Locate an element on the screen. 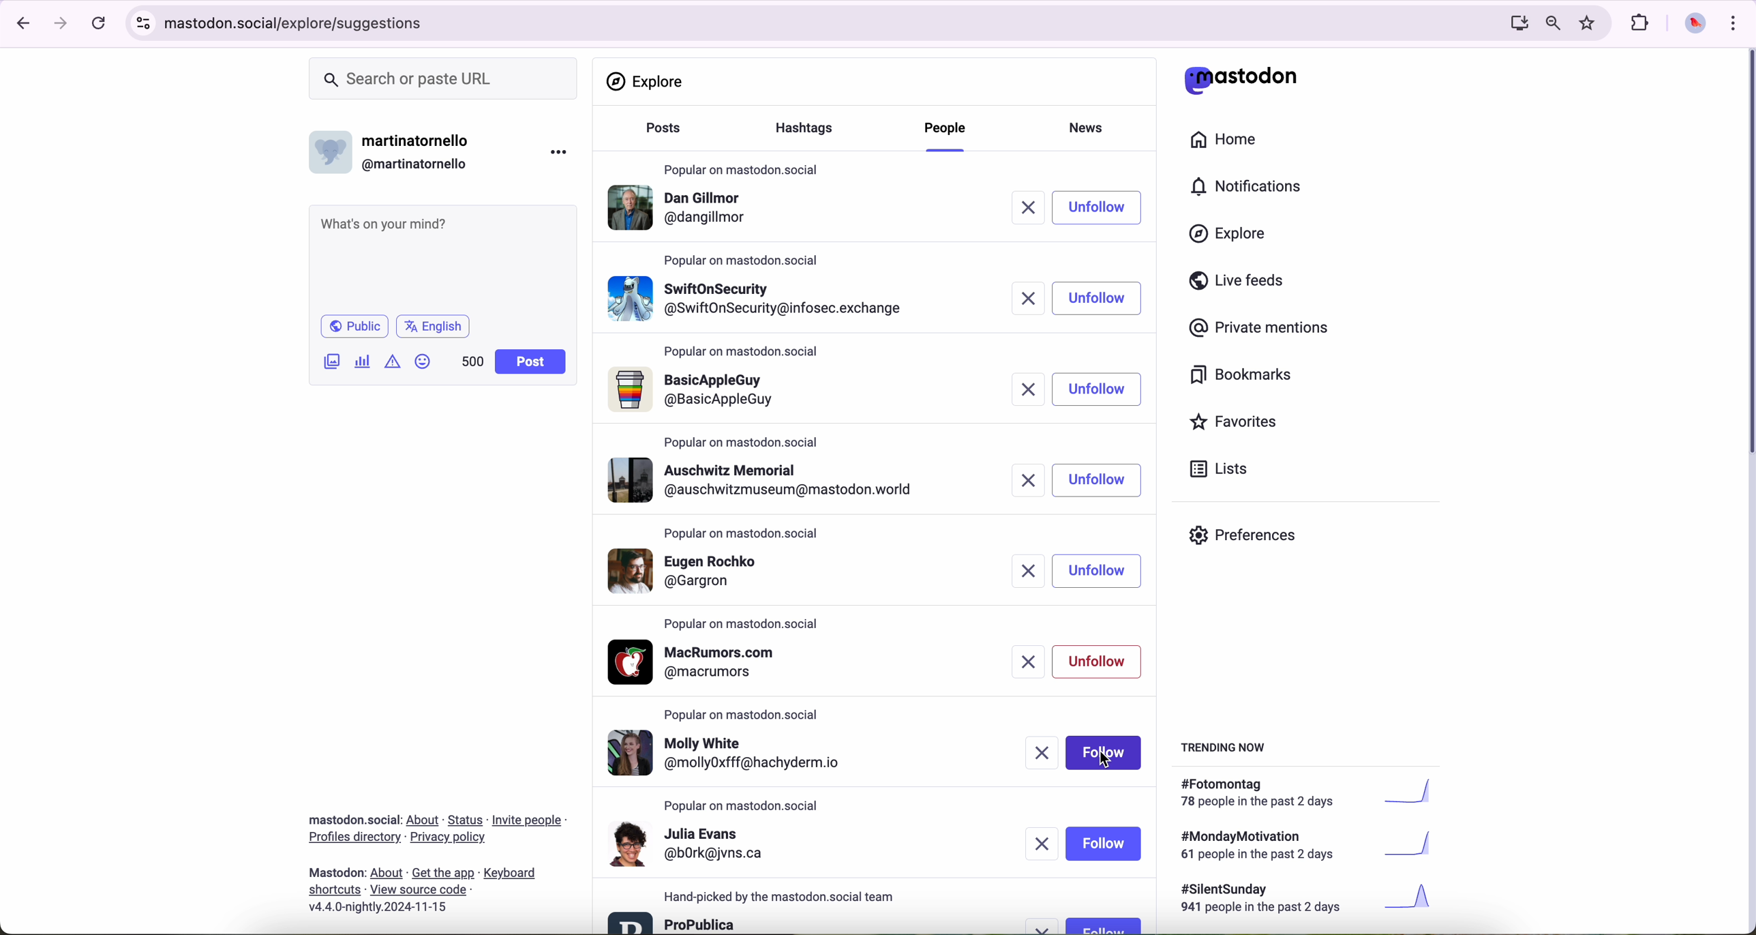 The image size is (1756, 935). more options is located at coordinates (562, 151).